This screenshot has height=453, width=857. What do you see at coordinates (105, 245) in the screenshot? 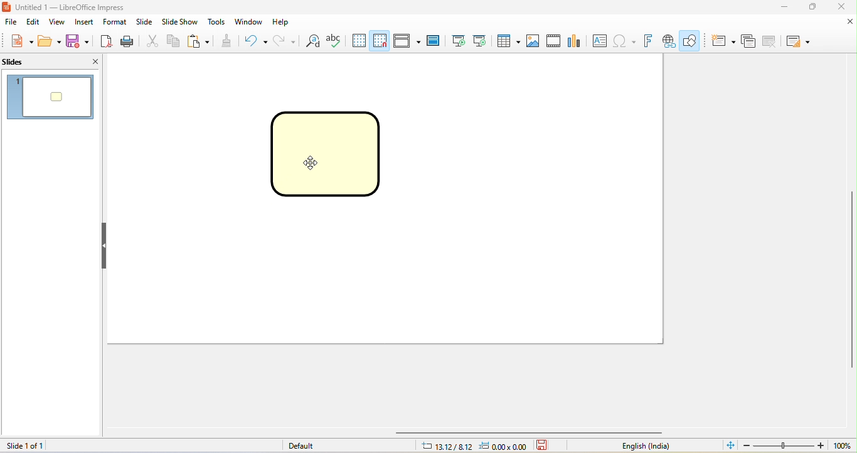
I see `hide` at bounding box center [105, 245].